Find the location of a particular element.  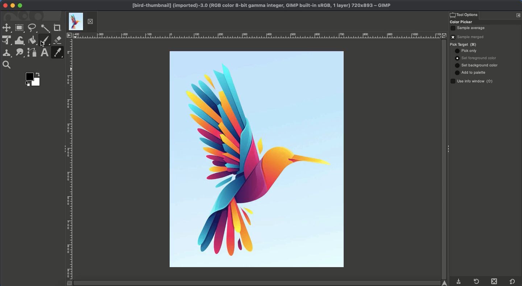

Use info window is located at coordinates (473, 81).